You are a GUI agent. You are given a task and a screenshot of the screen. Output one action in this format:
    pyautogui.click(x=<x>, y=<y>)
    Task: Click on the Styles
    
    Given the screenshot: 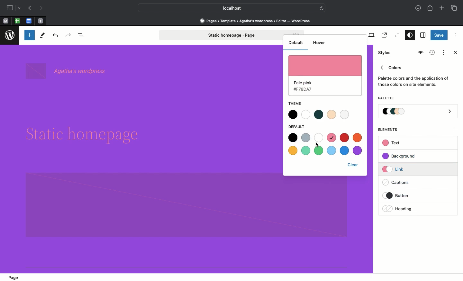 What is the action you would take?
    pyautogui.click(x=408, y=36)
    